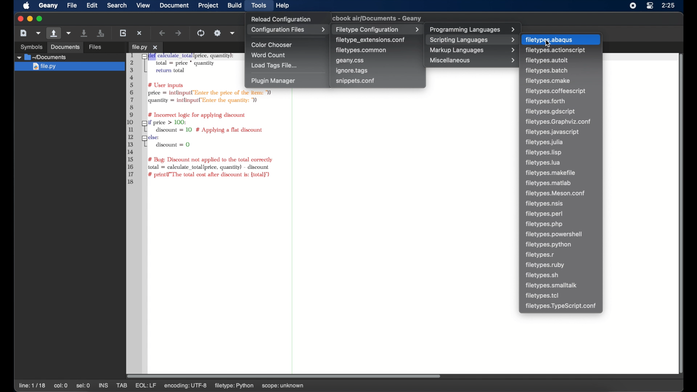 This screenshot has height=392, width=697. What do you see at coordinates (179, 33) in the screenshot?
I see `navigate forward a location` at bounding box center [179, 33].